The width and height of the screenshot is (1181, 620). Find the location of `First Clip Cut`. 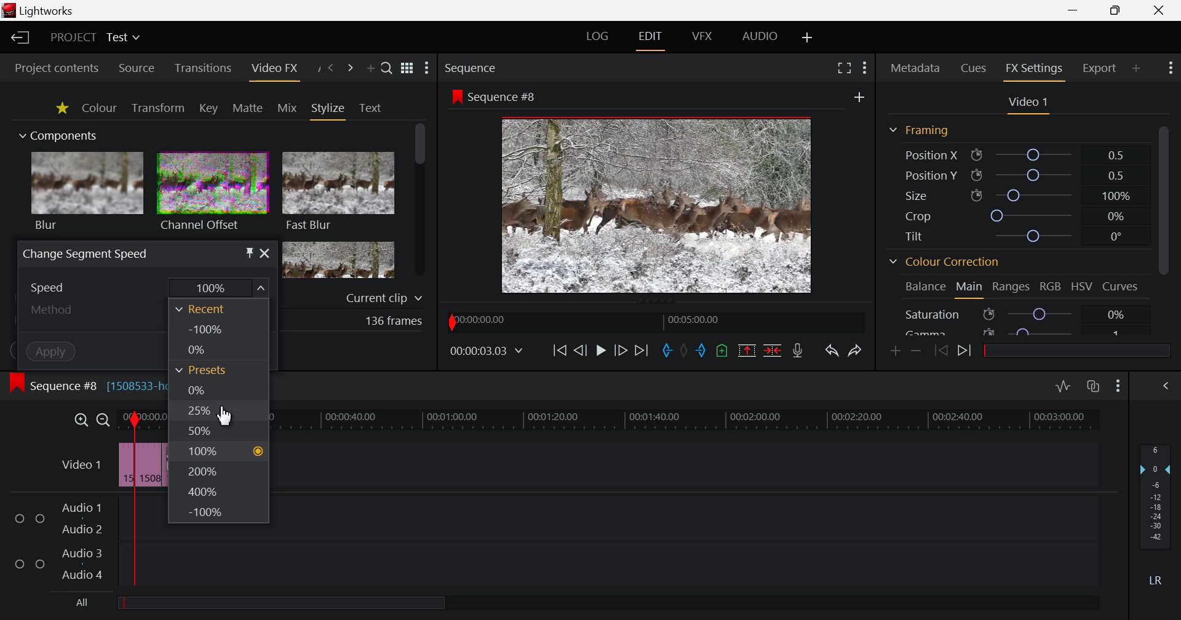

First Clip Cut is located at coordinates (136, 467).